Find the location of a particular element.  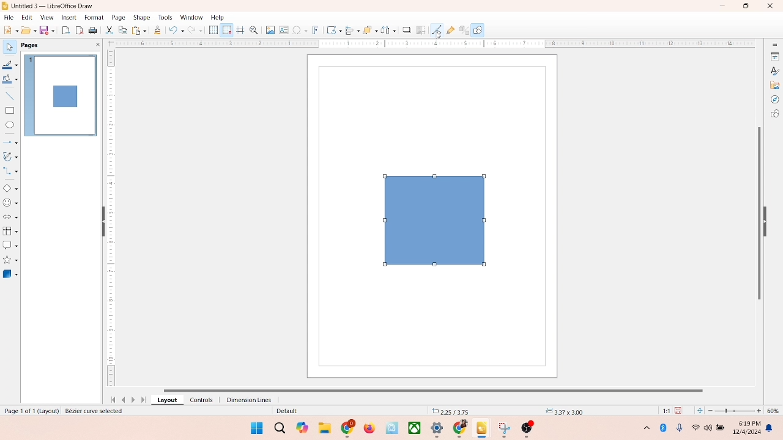

horizontal scroll bar is located at coordinates (443, 389).